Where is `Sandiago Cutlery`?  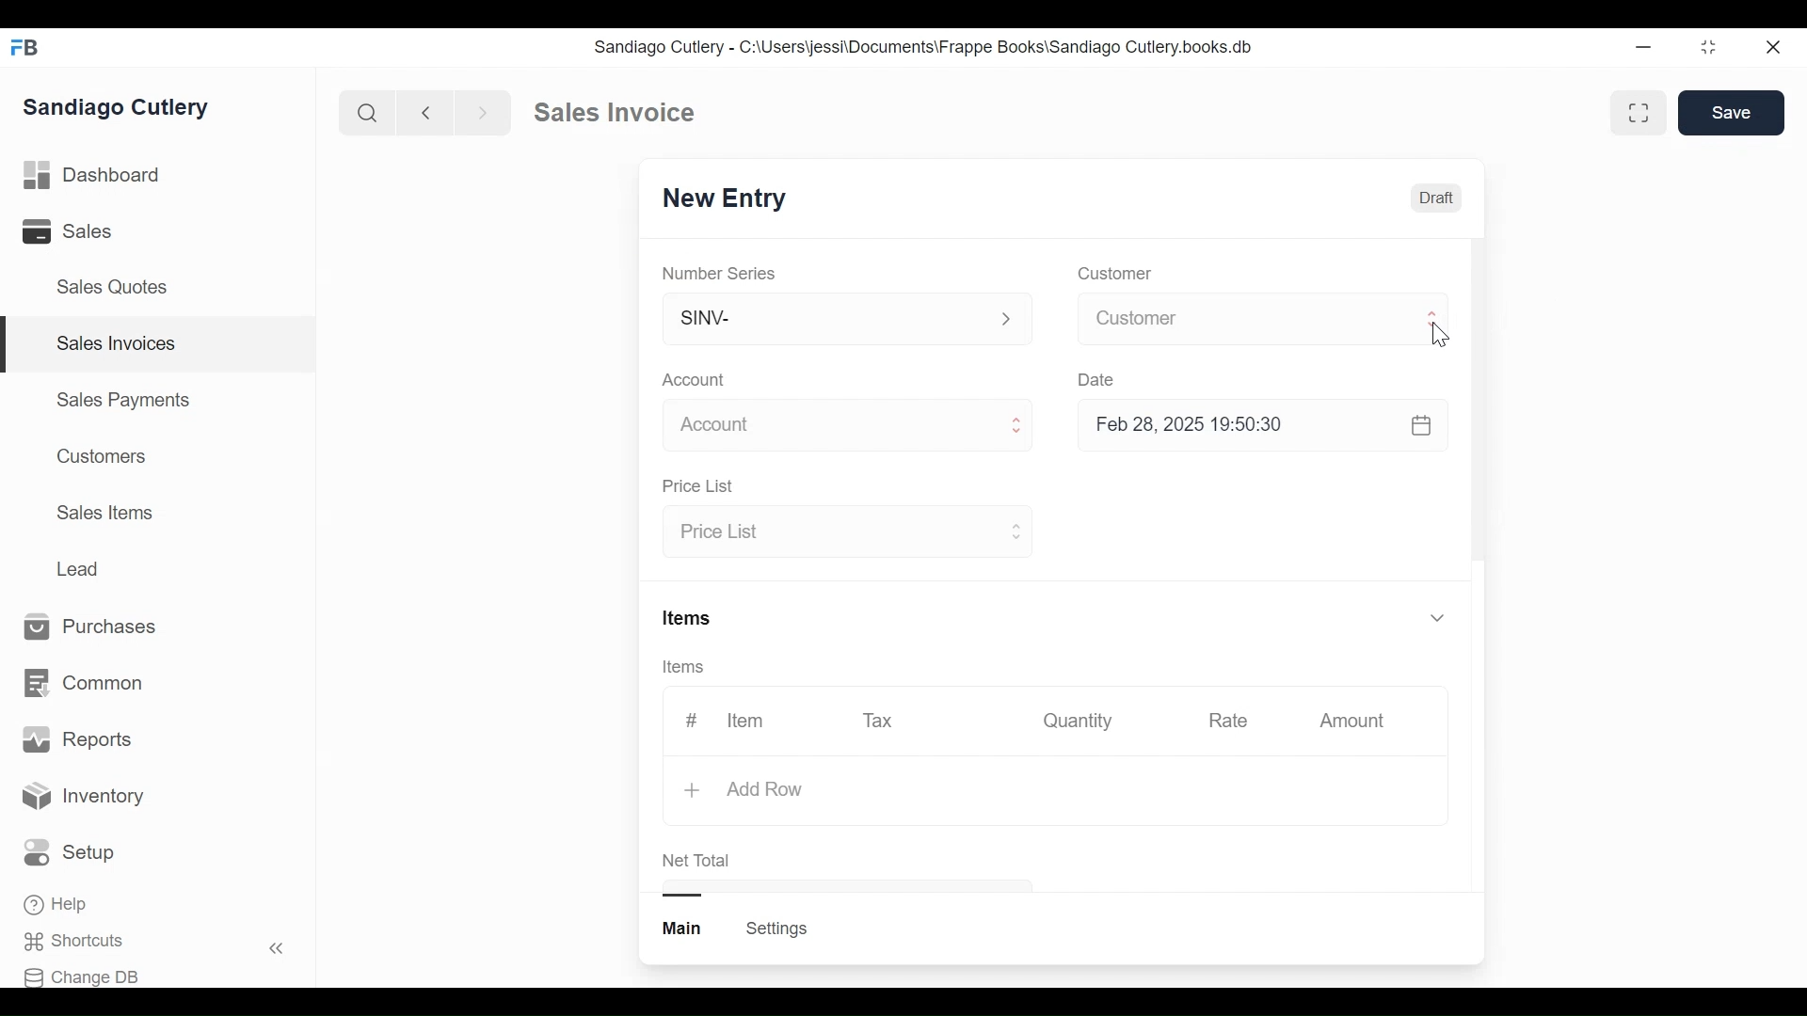
Sandiago Cutlery is located at coordinates (121, 107).